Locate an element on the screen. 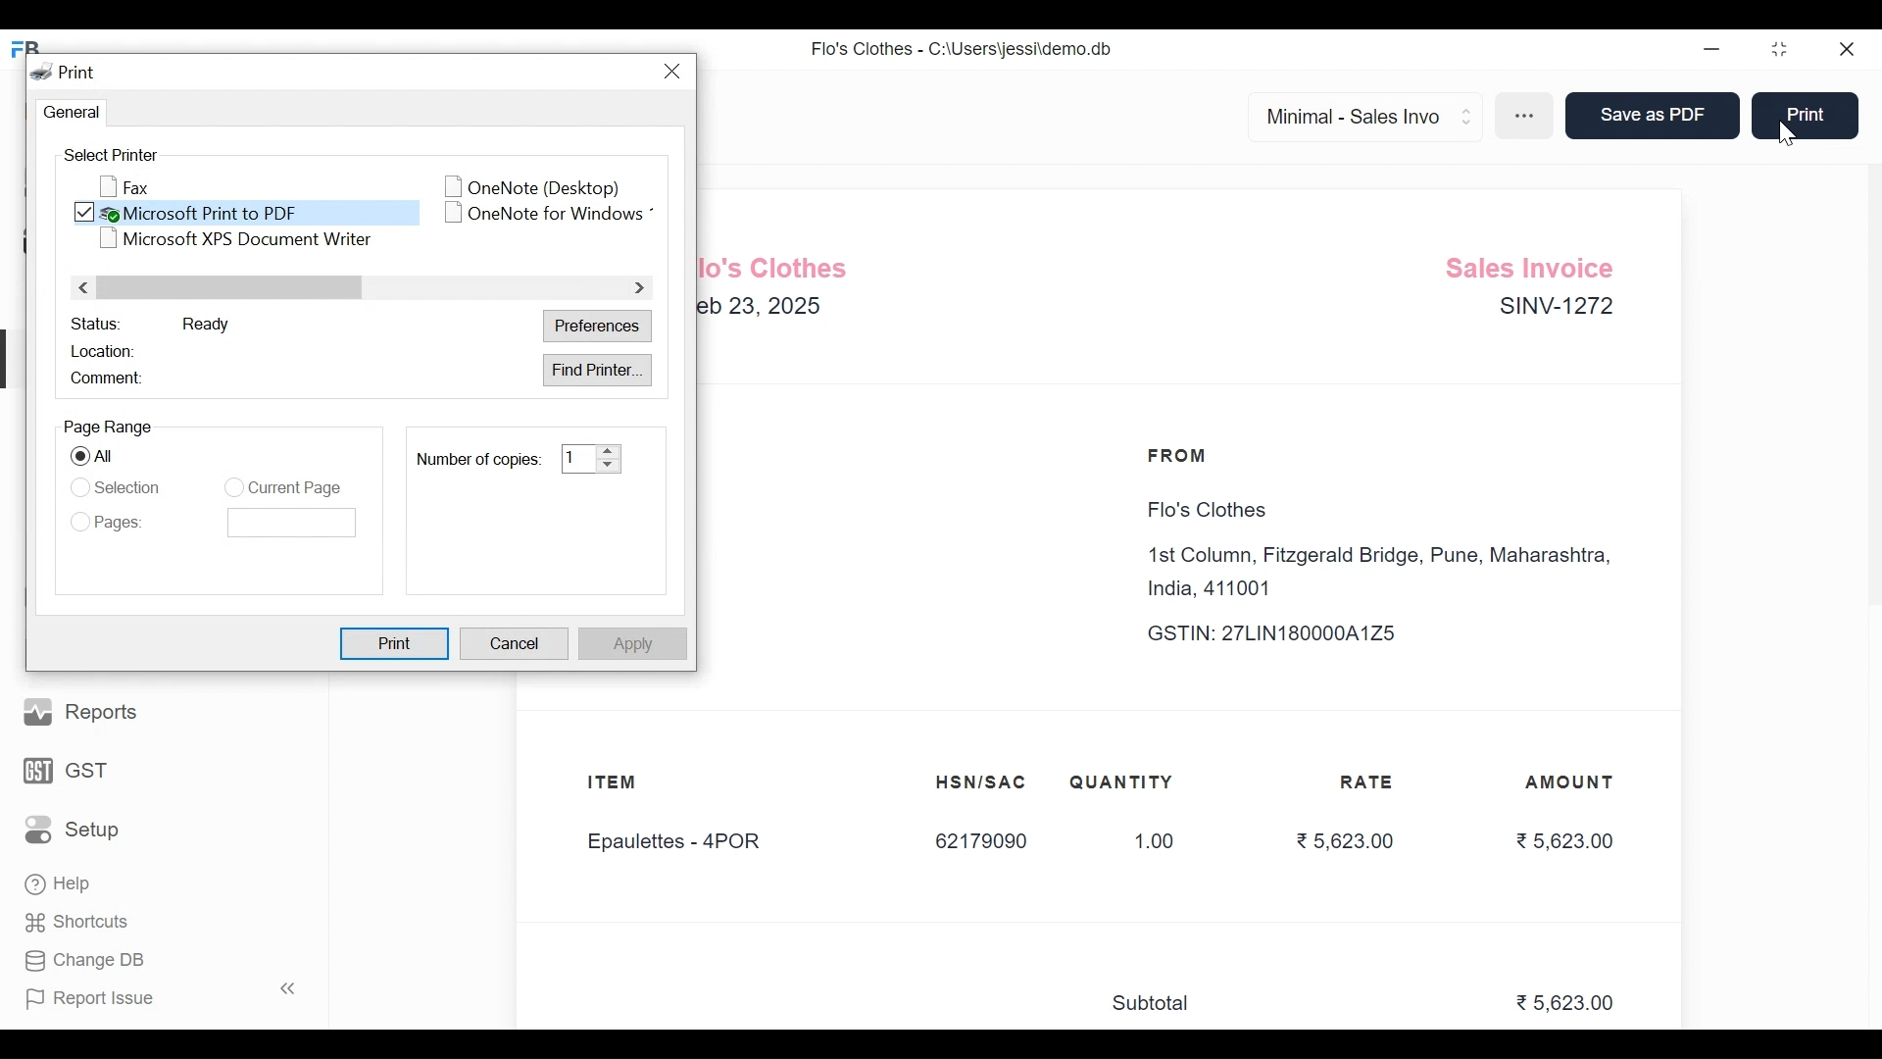 The height and width of the screenshot is (1059, 1882). 5,623.00 is located at coordinates (1343, 839).